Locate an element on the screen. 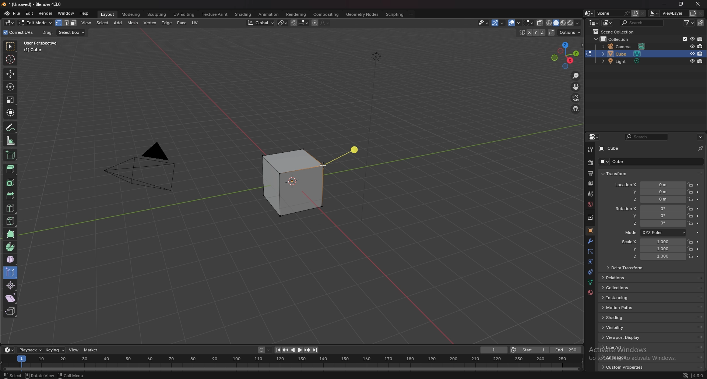 The image size is (707, 379). show gizmo is located at coordinates (511, 23).